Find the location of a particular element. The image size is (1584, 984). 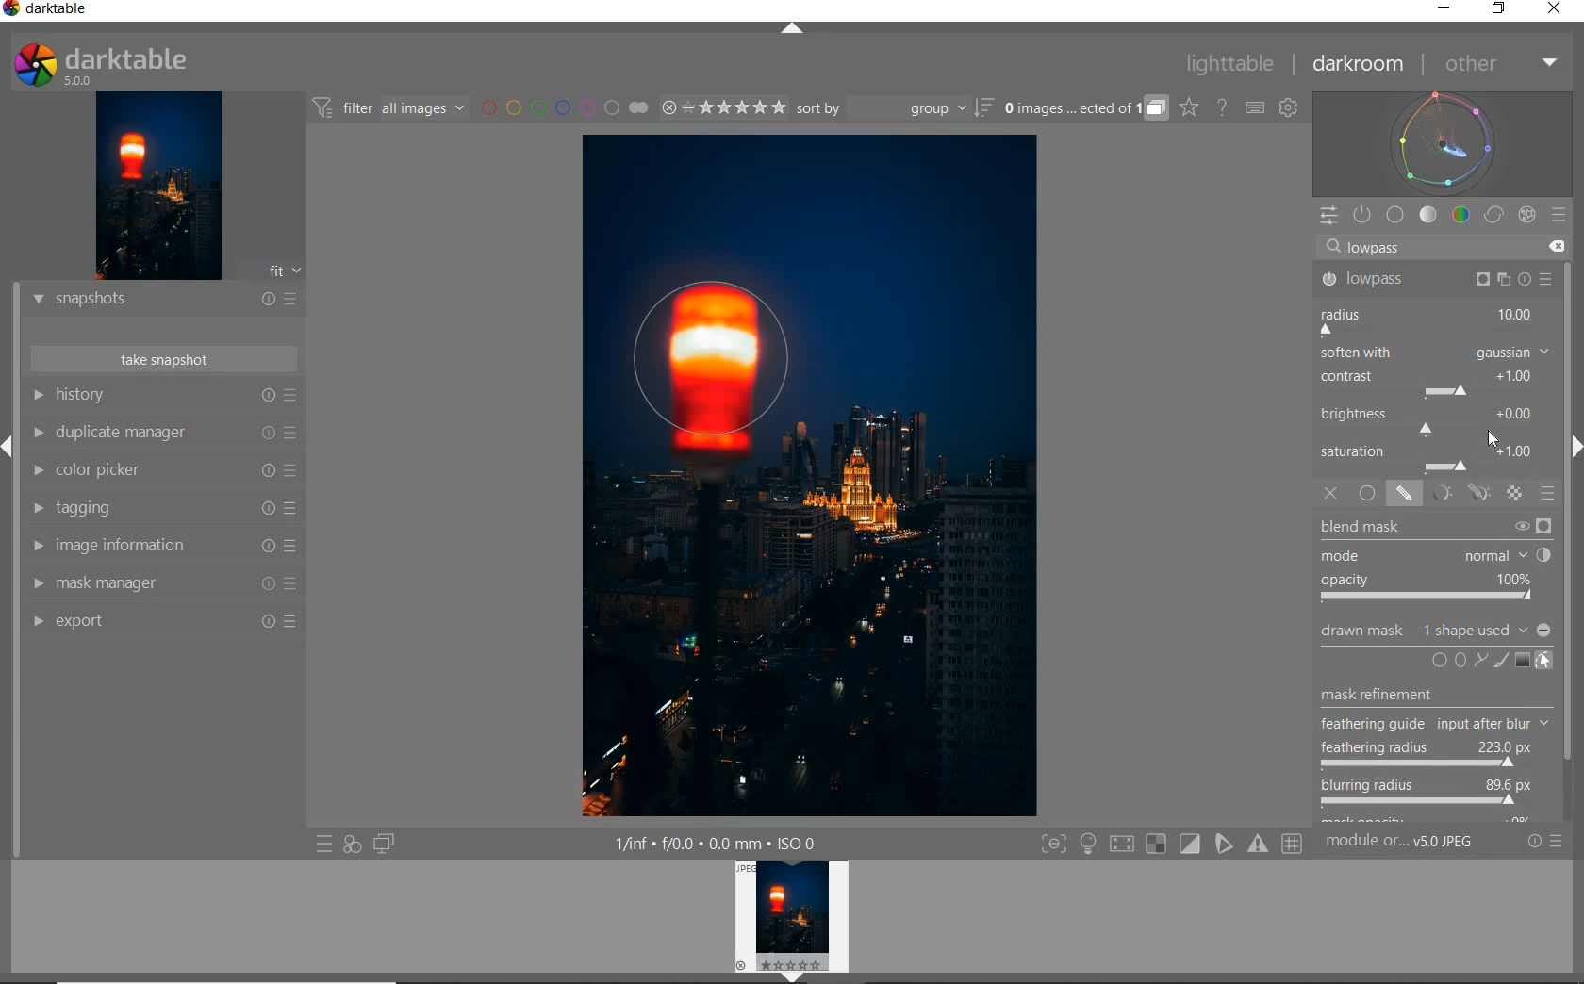

Mask refinement is located at coordinates (1378, 690).